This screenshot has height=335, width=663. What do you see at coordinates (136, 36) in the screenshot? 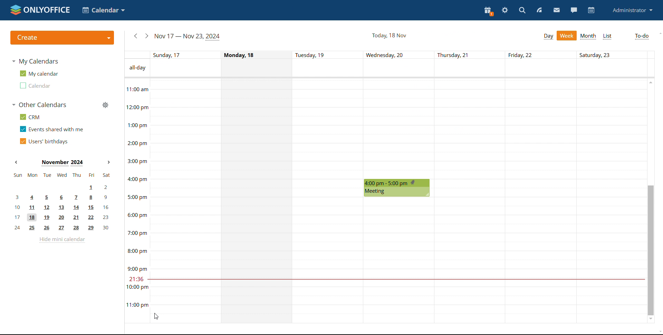
I see `previous week` at bounding box center [136, 36].